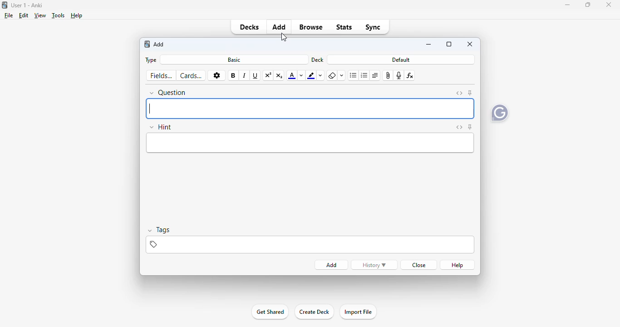 The image size is (620, 327). I want to click on help, so click(77, 15).